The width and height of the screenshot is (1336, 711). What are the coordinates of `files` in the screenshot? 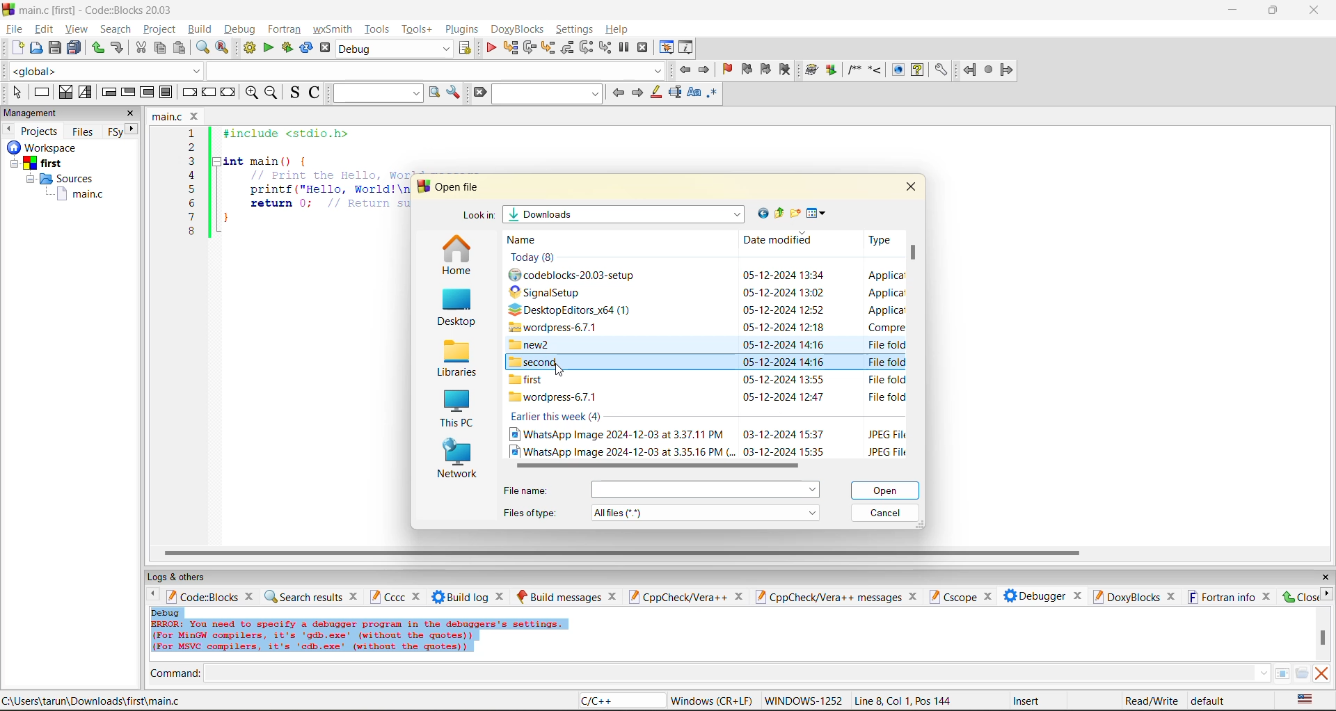 It's located at (83, 131).